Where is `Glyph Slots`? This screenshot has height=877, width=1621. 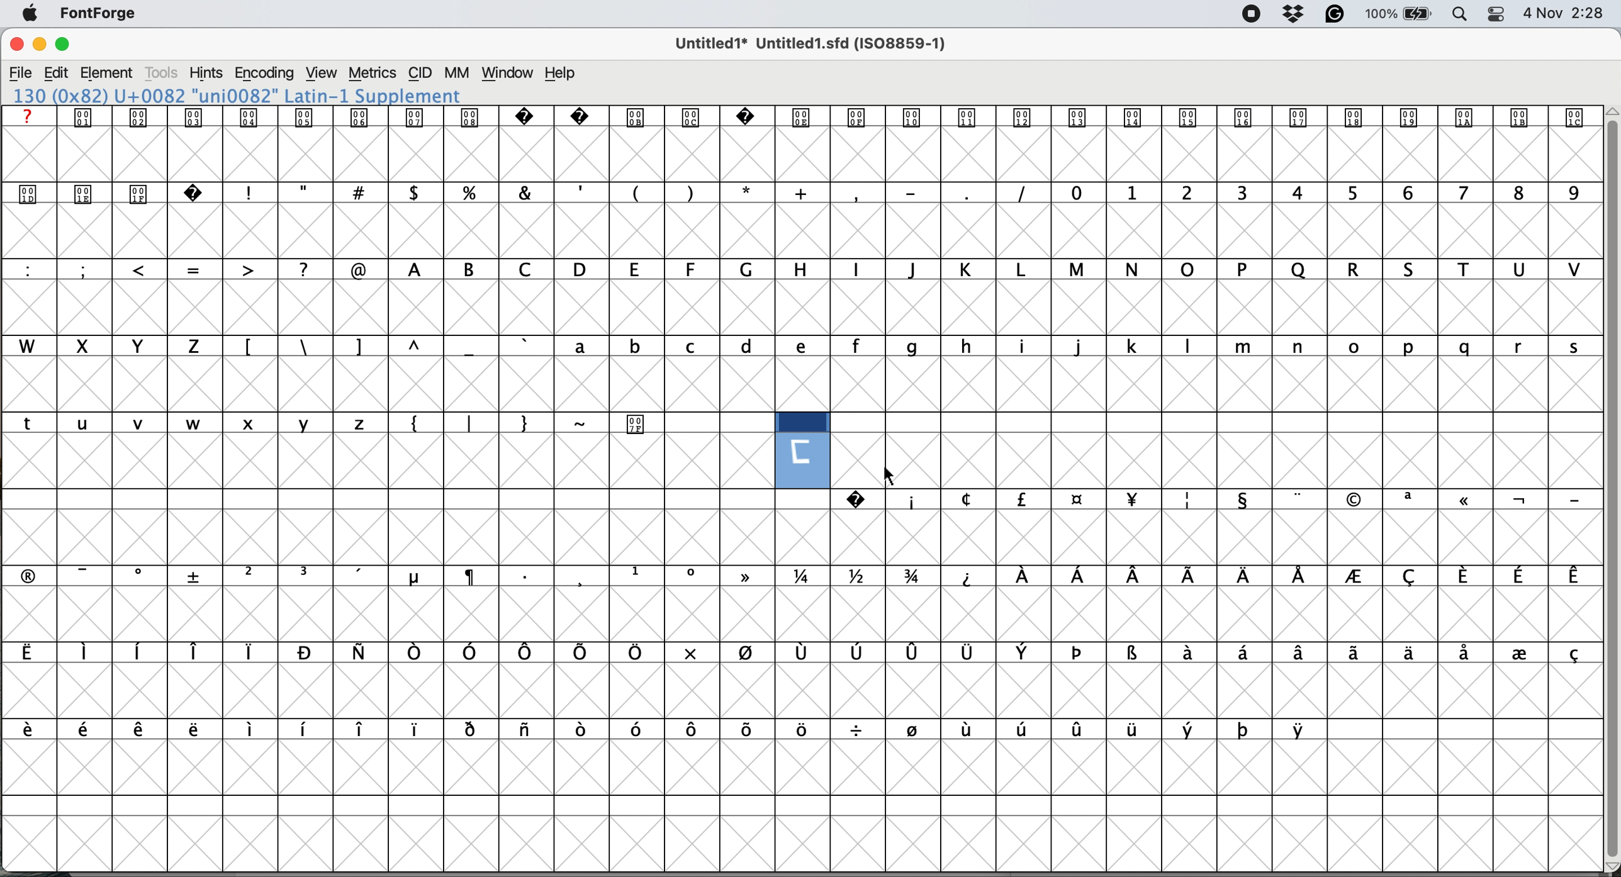
Glyph Slots is located at coordinates (799, 345).